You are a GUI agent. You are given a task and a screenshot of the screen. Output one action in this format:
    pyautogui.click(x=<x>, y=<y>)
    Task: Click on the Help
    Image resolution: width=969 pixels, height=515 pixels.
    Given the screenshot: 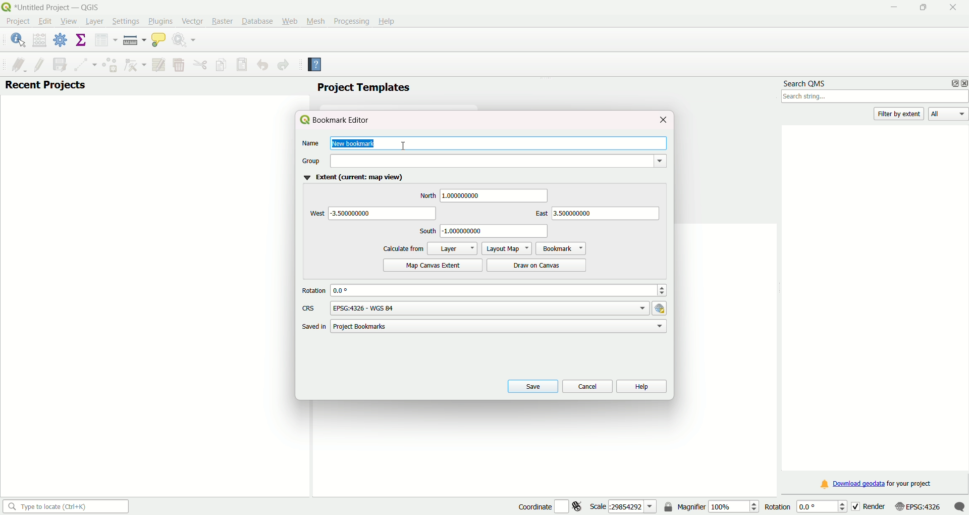 What is the action you would take?
    pyautogui.click(x=389, y=20)
    